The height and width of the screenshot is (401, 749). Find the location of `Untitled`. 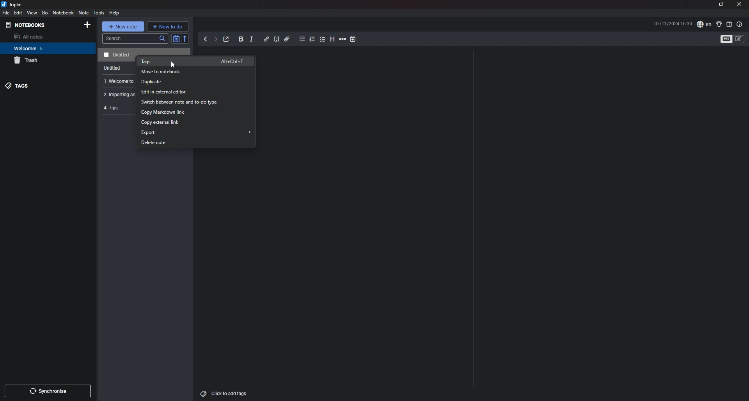

Untitled is located at coordinates (114, 69).